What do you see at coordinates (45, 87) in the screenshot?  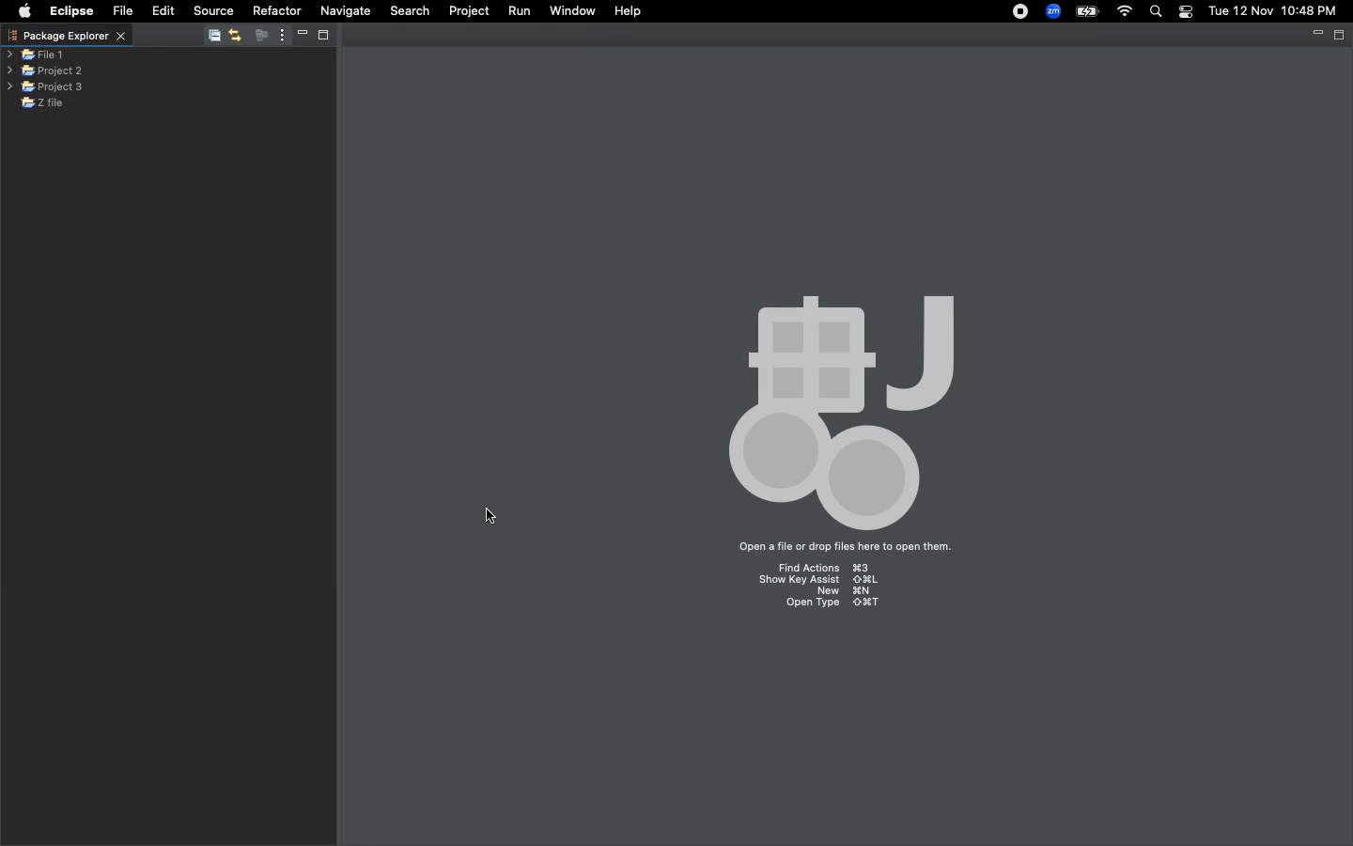 I see `Project 3` at bounding box center [45, 87].